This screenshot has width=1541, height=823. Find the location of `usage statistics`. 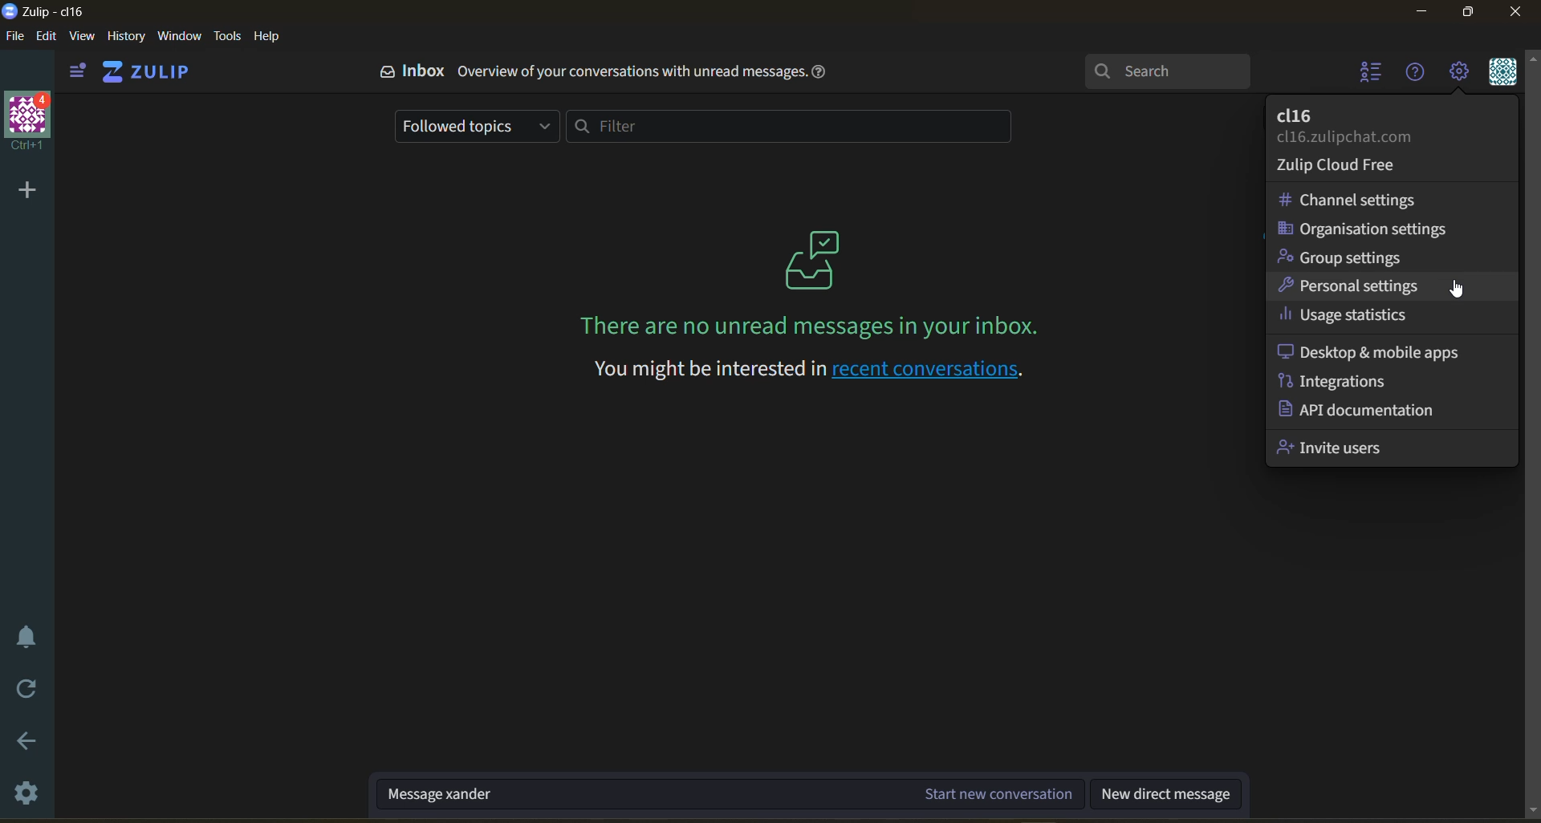

usage statistics is located at coordinates (1363, 316).